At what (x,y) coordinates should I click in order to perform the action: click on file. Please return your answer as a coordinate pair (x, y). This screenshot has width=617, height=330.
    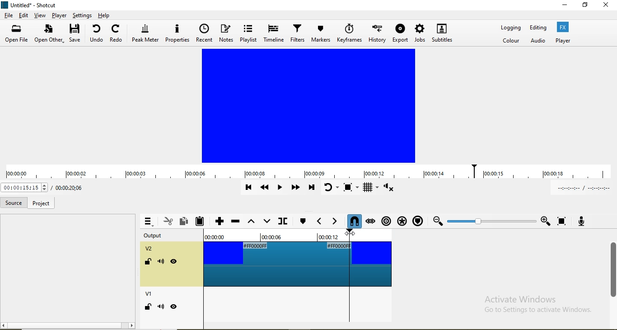
    Looking at the image, I should click on (9, 16).